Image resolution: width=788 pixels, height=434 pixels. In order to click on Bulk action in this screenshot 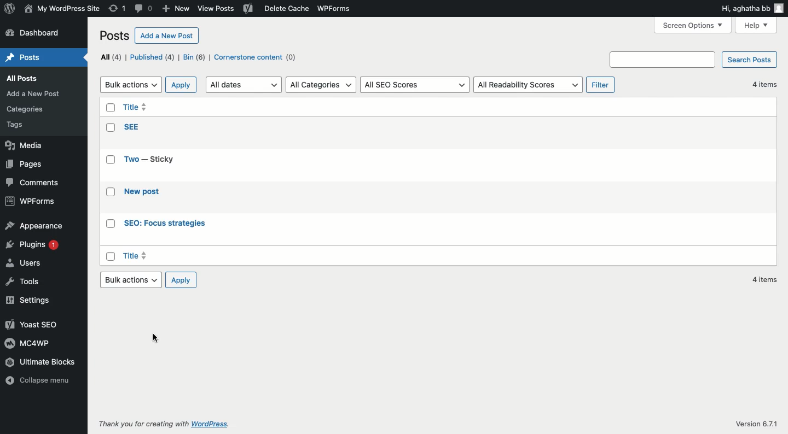, I will do `click(130, 280)`.